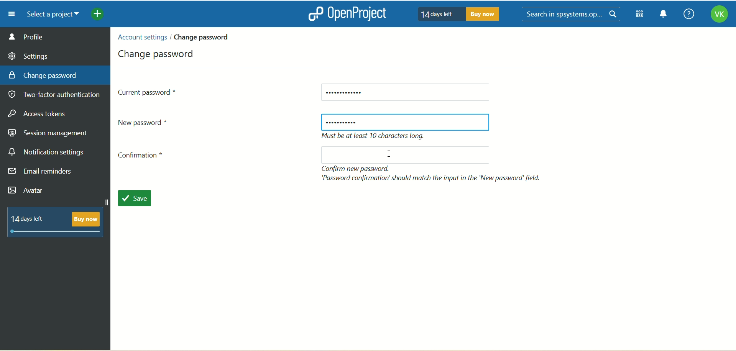 The height and width of the screenshot is (351, 736). What do you see at coordinates (401, 155) in the screenshot?
I see `blank space` at bounding box center [401, 155].